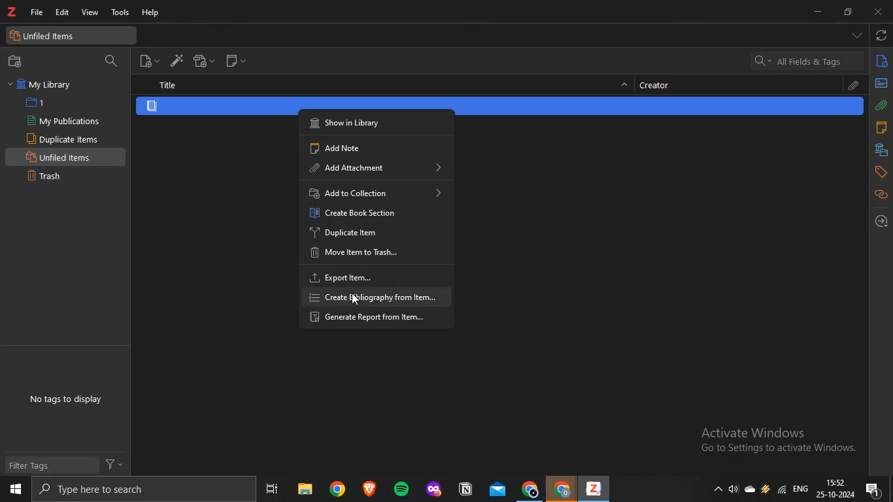 This screenshot has height=502, width=893. I want to click on restore down, so click(848, 13).